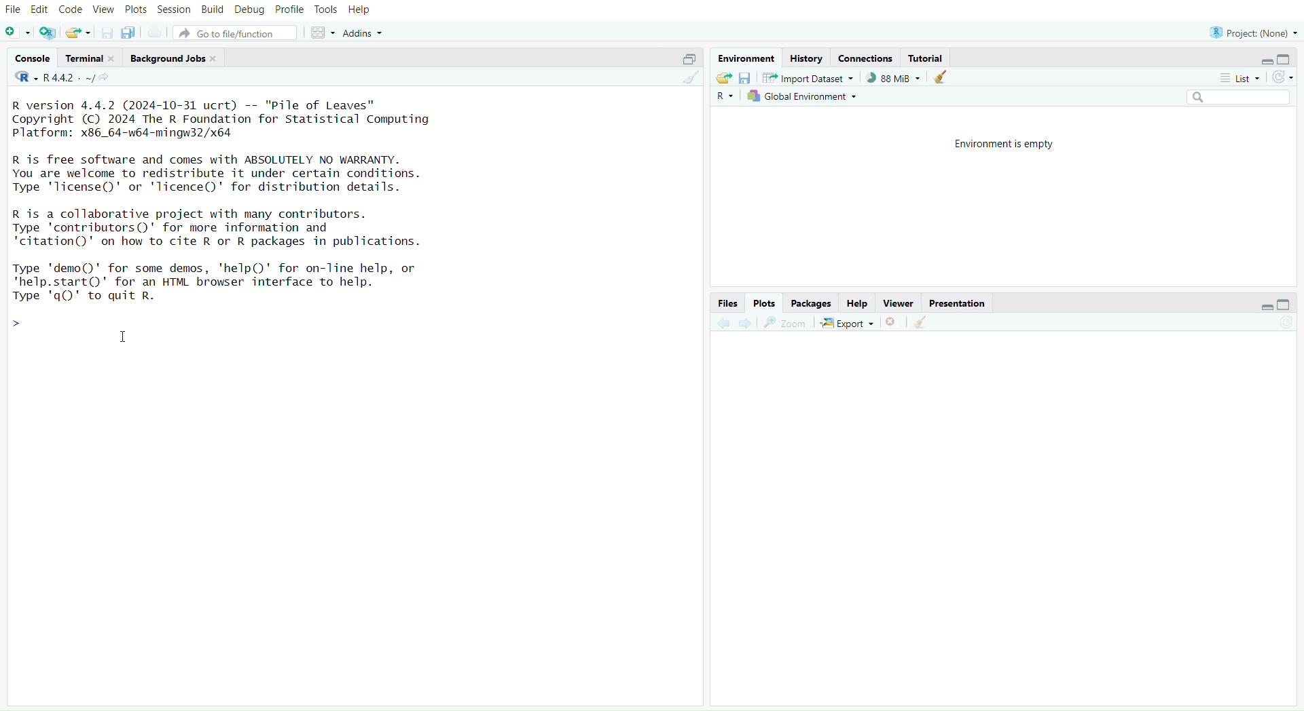 The image size is (1304, 711). Describe the element at coordinates (107, 78) in the screenshot. I see `view current working directory` at that location.